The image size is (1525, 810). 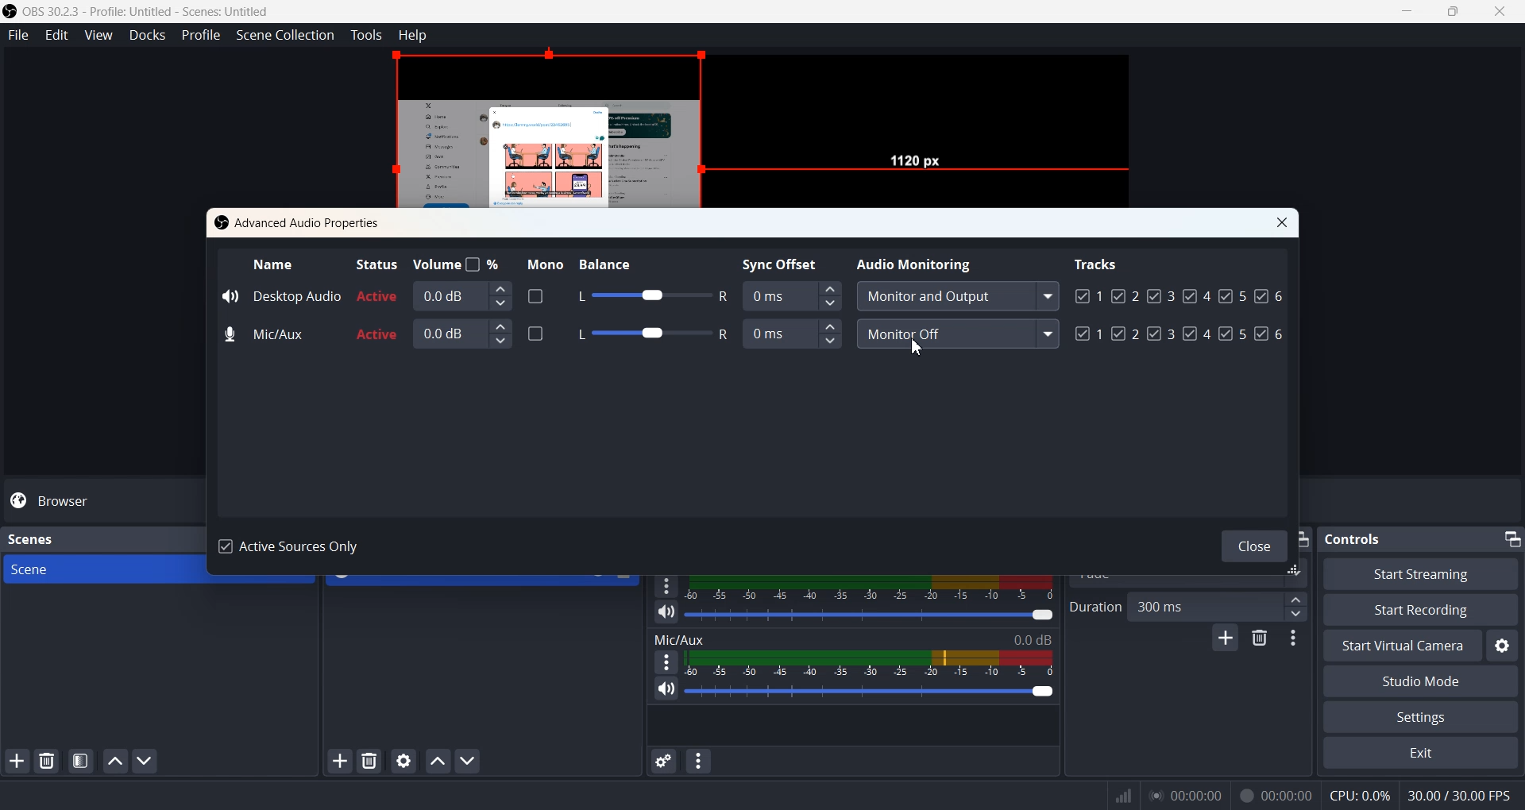 What do you see at coordinates (1276, 793) in the screenshot?
I see `00:00:00` at bounding box center [1276, 793].